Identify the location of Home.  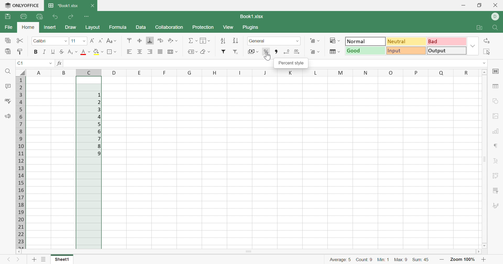
(28, 27).